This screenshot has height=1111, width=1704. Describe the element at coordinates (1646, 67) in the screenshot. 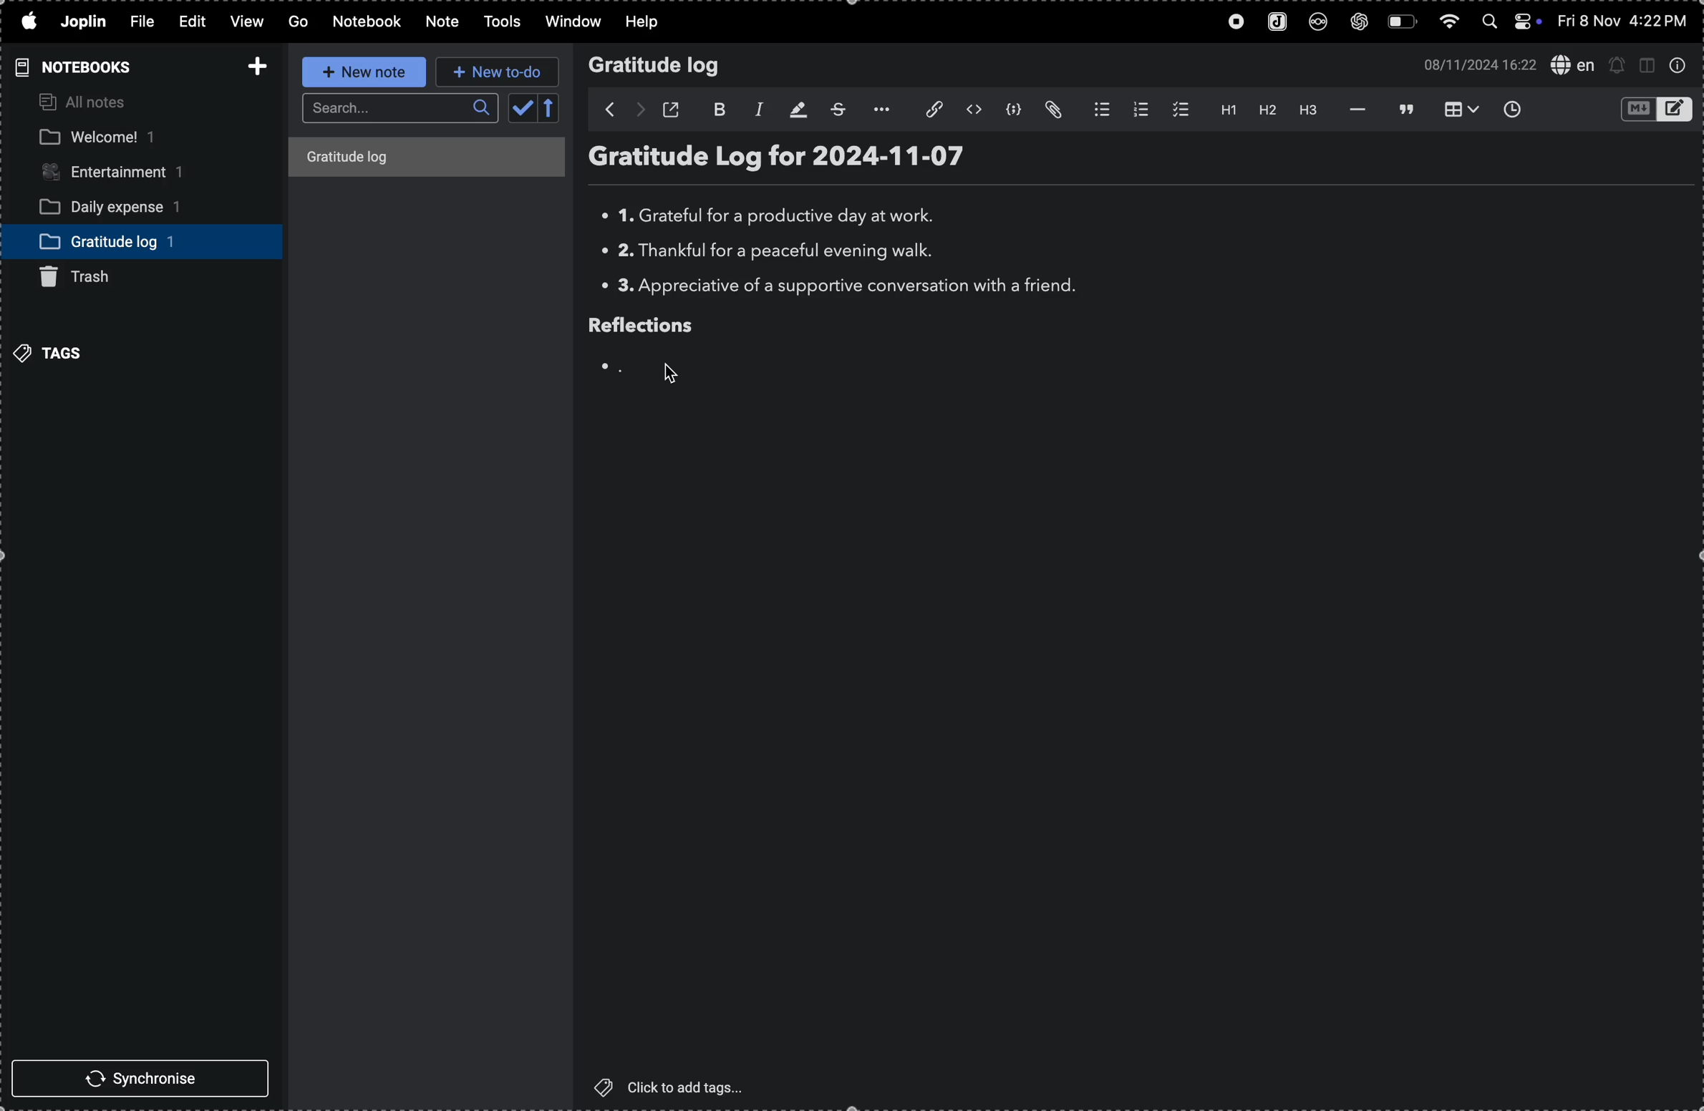

I see `toggle window` at that location.